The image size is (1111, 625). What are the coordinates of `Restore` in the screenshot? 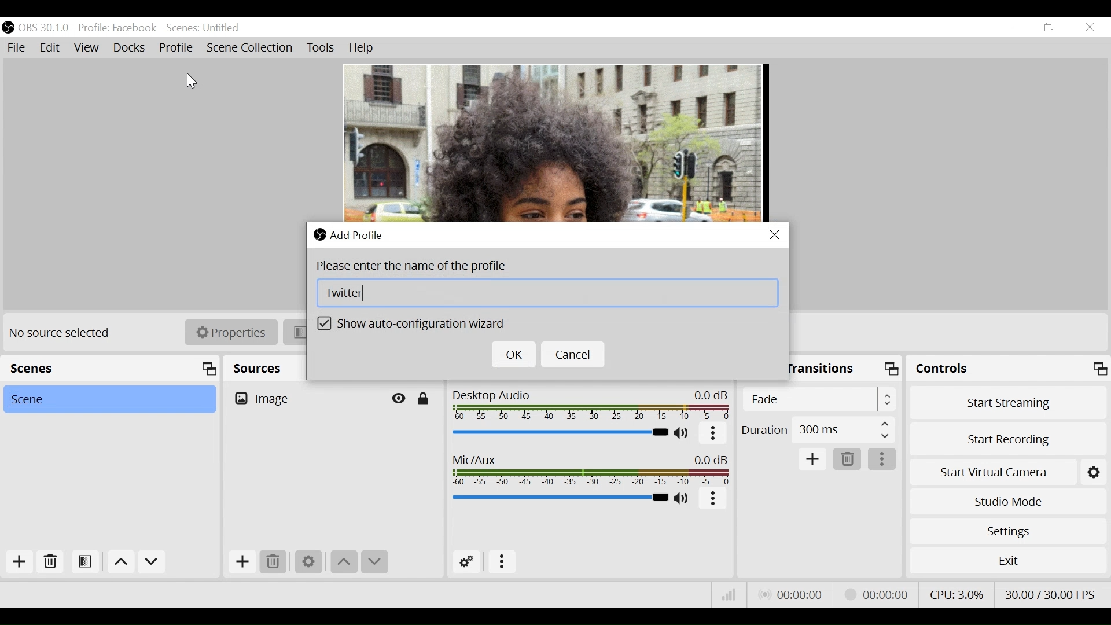 It's located at (1047, 27).